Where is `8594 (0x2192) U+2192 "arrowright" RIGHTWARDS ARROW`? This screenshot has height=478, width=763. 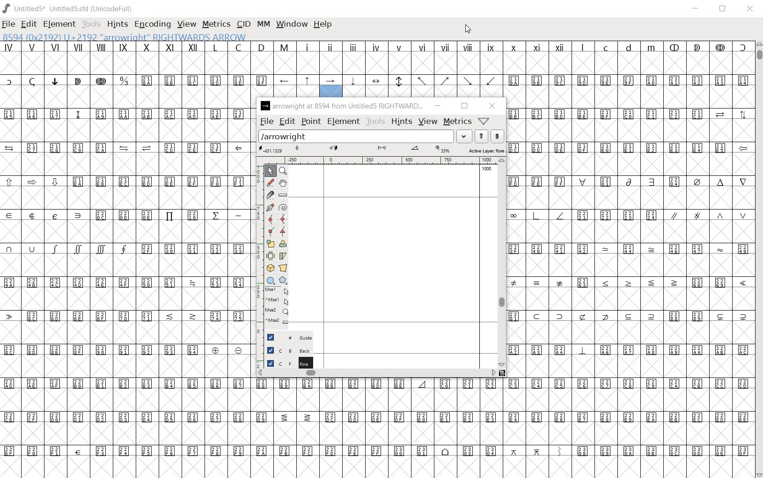 8594 (0x2192) U+2192 "arrowright" RIGHTWARDS ARROW is located at coordinates (125, 36).